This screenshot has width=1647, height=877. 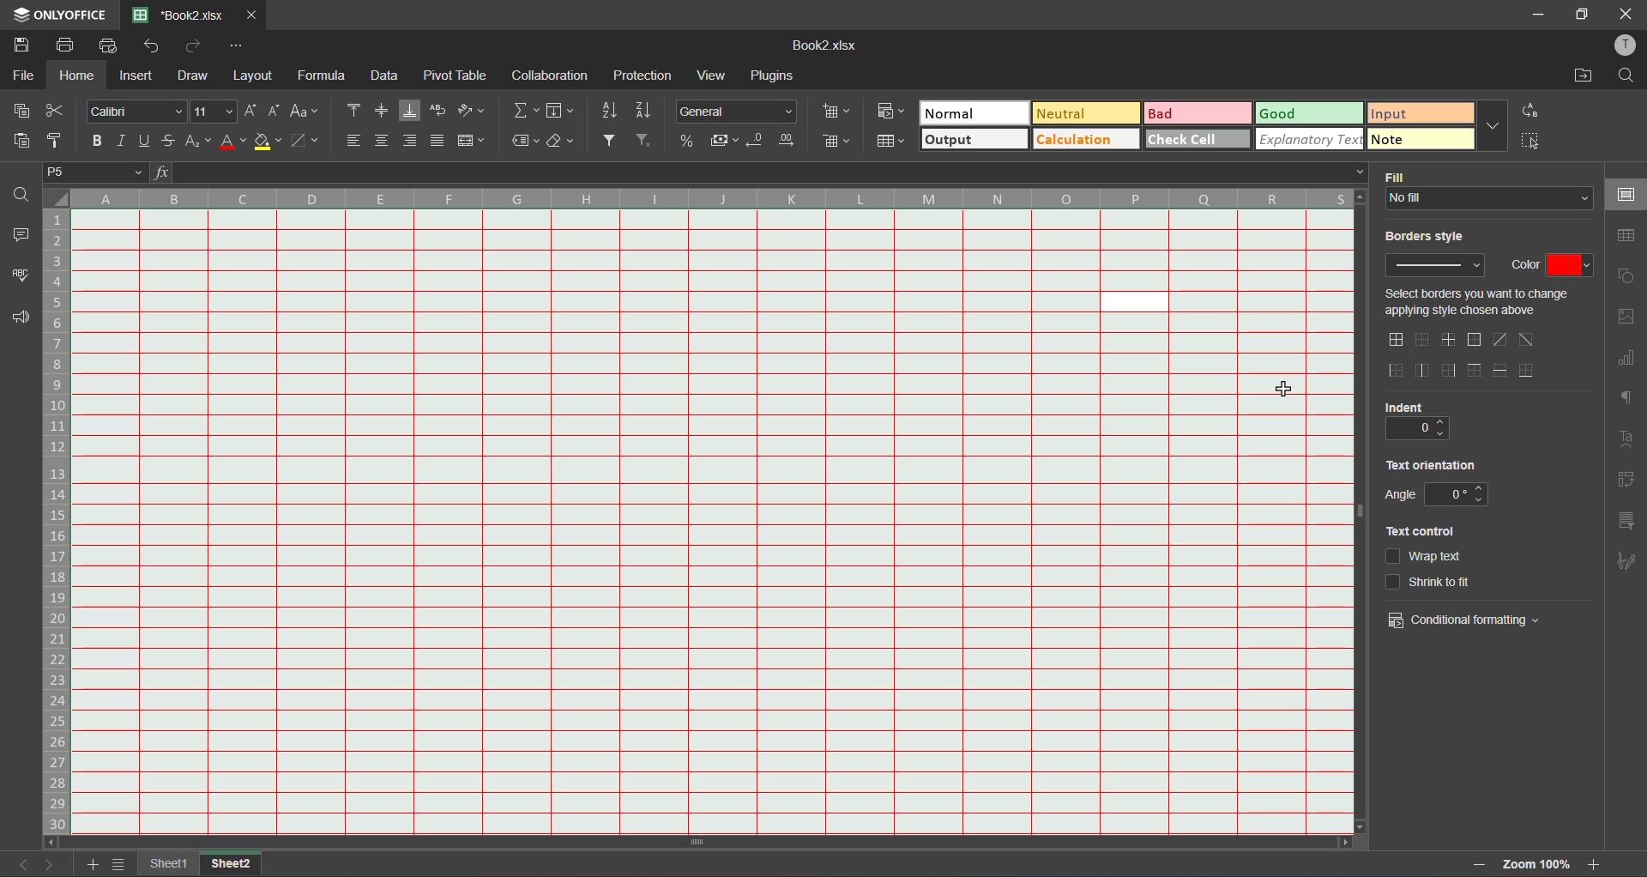 I want to click on No fill, so click(x=1487, y=197).